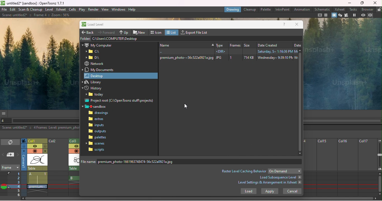 This screenshot has width=382, height=201. What do you see at coordinates (18, 155) in the screenshot?
I see `Next memo` at bounding box center [18, 155].